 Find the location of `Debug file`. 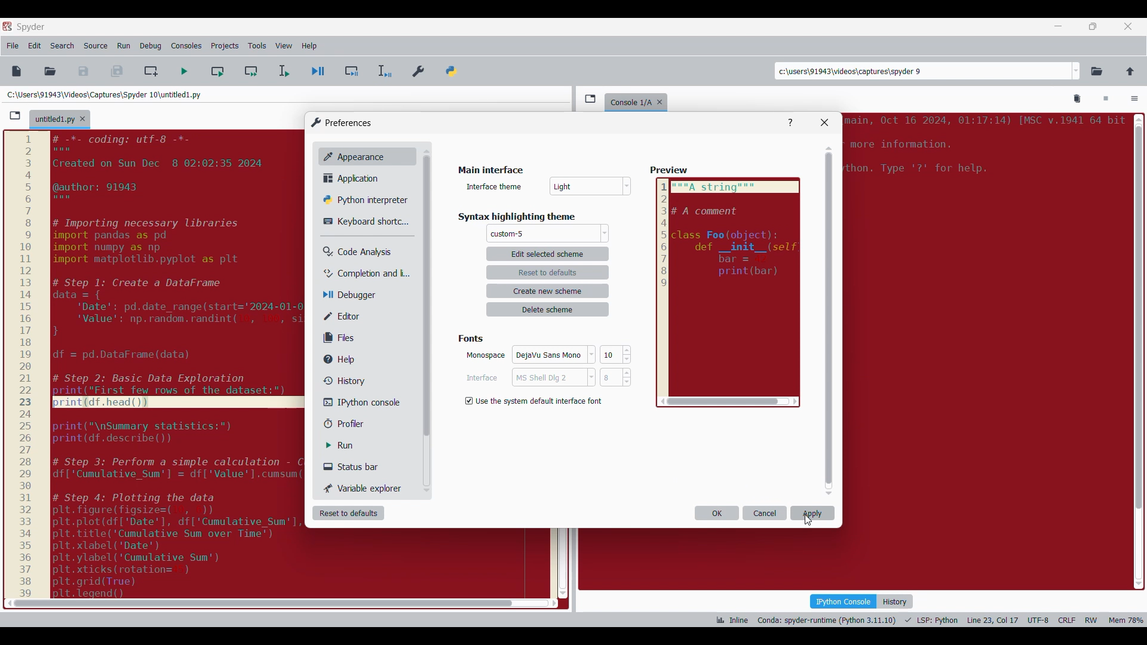

Debug file is located at coordinates (318, 72).